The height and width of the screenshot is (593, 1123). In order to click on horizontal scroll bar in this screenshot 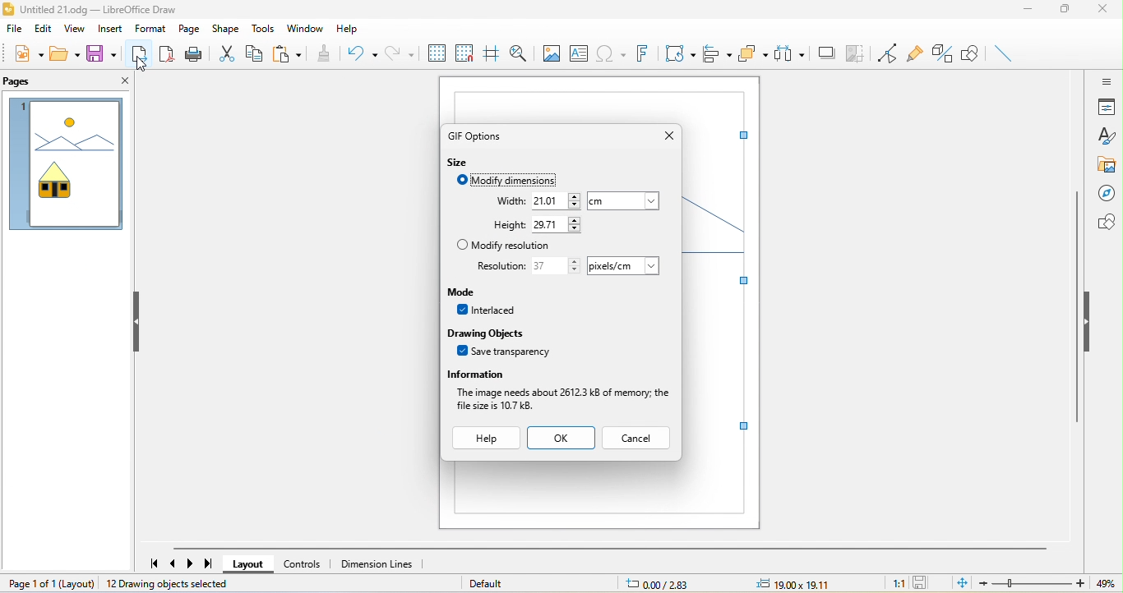, I will do `click(608, 549)`.